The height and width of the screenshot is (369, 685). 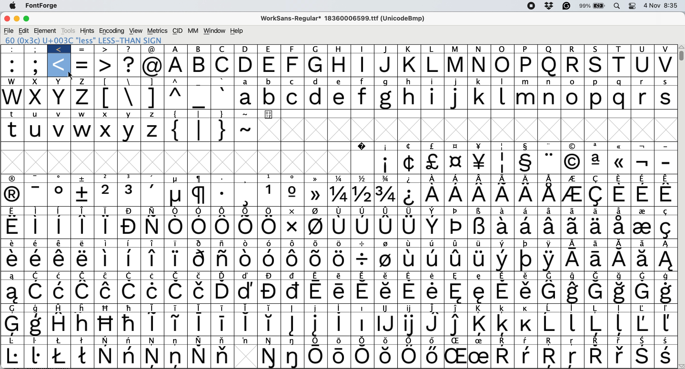 What do you see at coordinates (270, 178) in the screenshot?
I see `Symbol` at bounding box center [270, 178].